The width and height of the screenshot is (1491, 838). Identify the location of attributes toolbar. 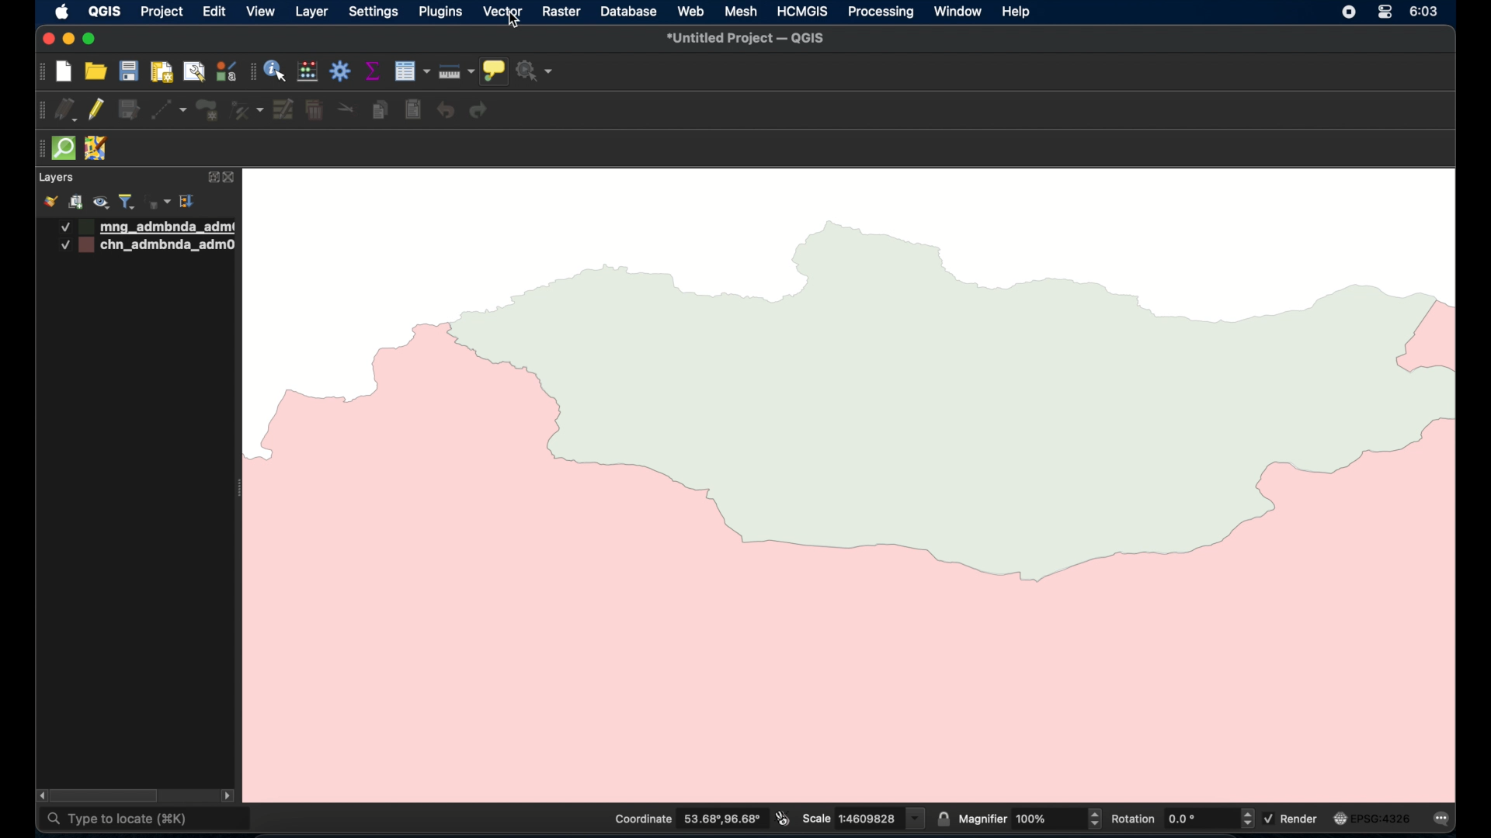
(252, 72).